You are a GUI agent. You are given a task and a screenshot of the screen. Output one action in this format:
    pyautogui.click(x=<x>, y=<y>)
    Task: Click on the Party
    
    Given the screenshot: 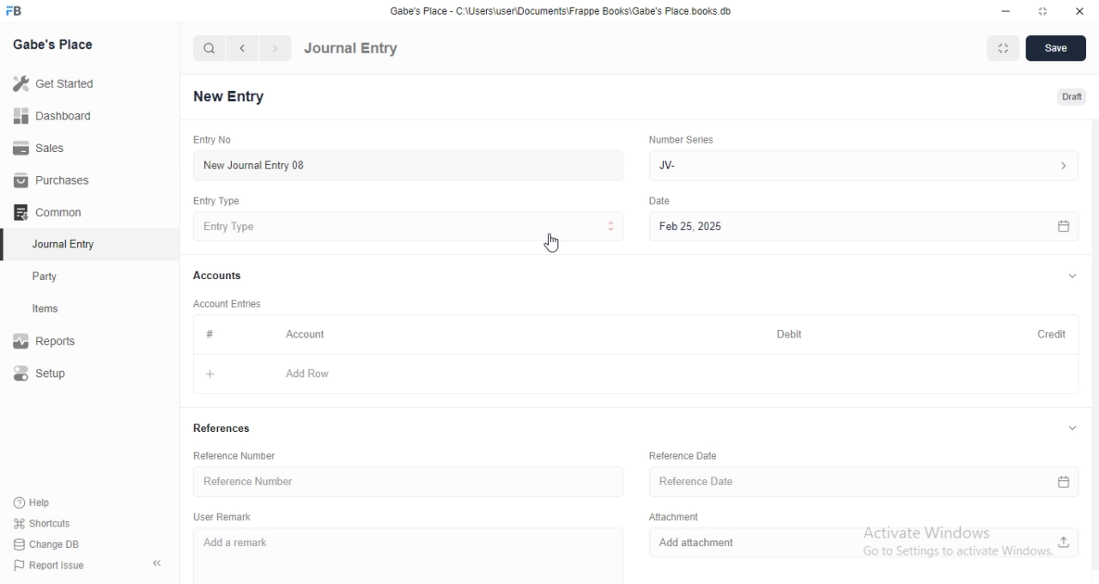 What is the action you would take?
    pyautogui.click(x=62, y=277)
    